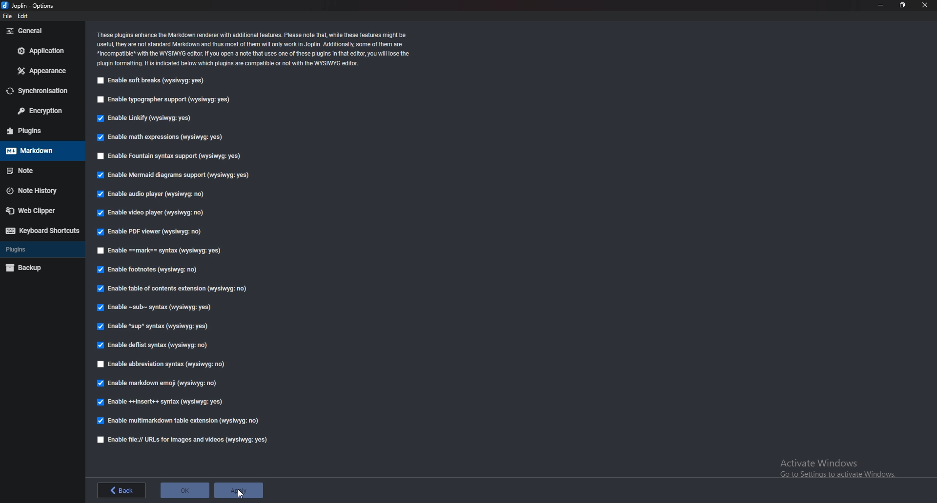  Describe the element at coordinates (183, 441) in the screenshot. I see `enable file urls for images and videos` at that location.